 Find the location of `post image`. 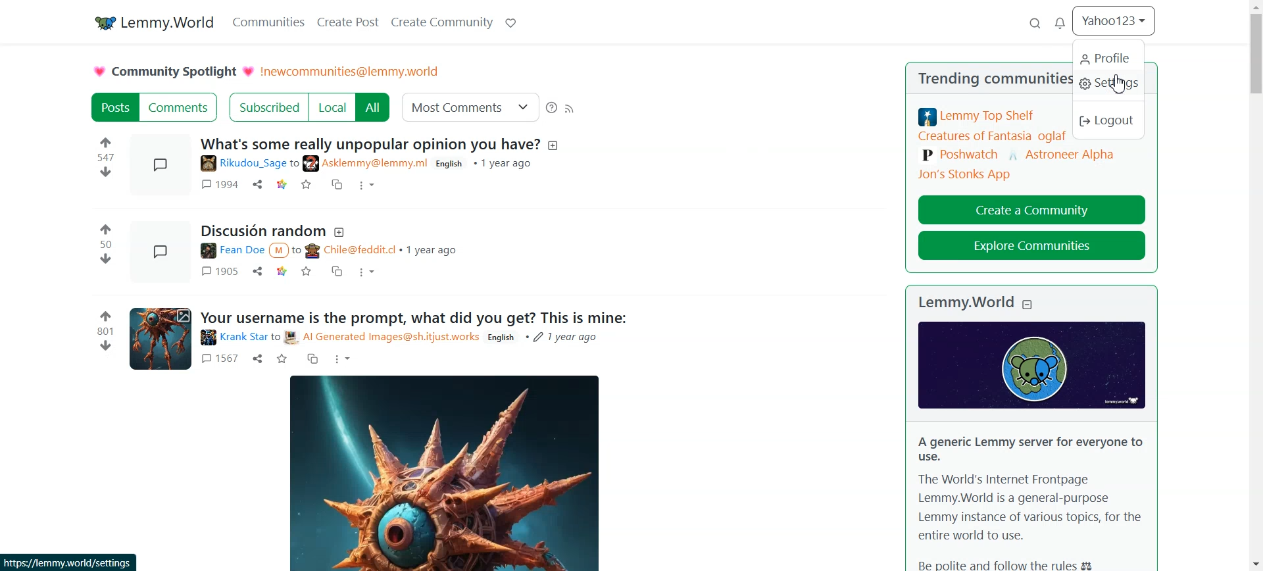

post image is located at coordinates (443, 471).